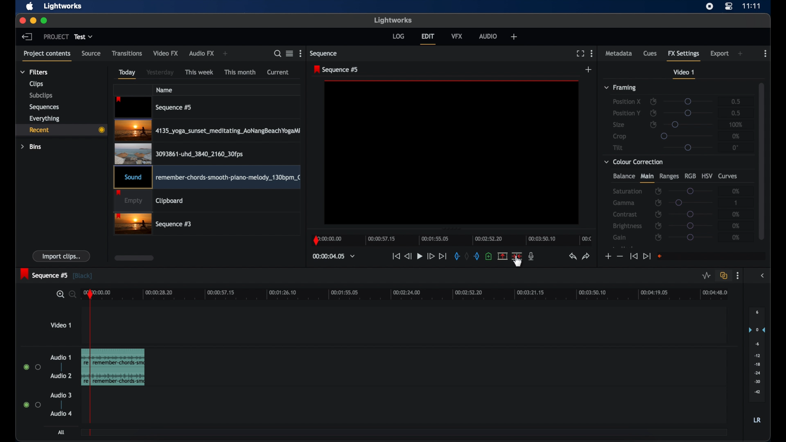 This screenshot has height=442, width=786. What do you see at coordinates (337, 70) in the screenshot?
I see `sequence 5` at bounding box center [337, 70].